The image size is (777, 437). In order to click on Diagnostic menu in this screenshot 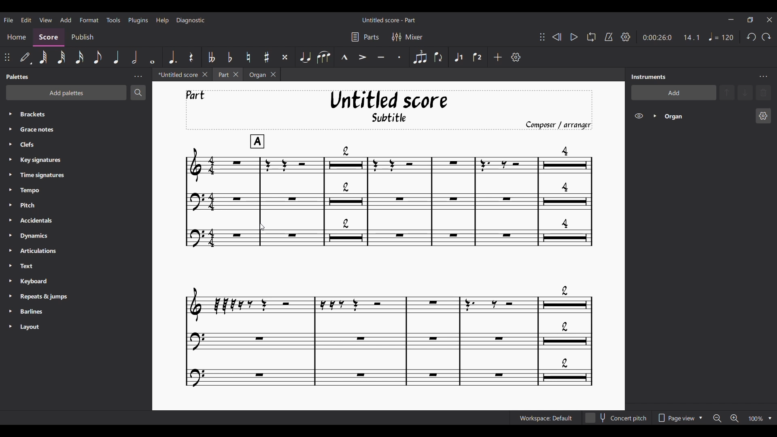, I will do `click(191, 20)`.